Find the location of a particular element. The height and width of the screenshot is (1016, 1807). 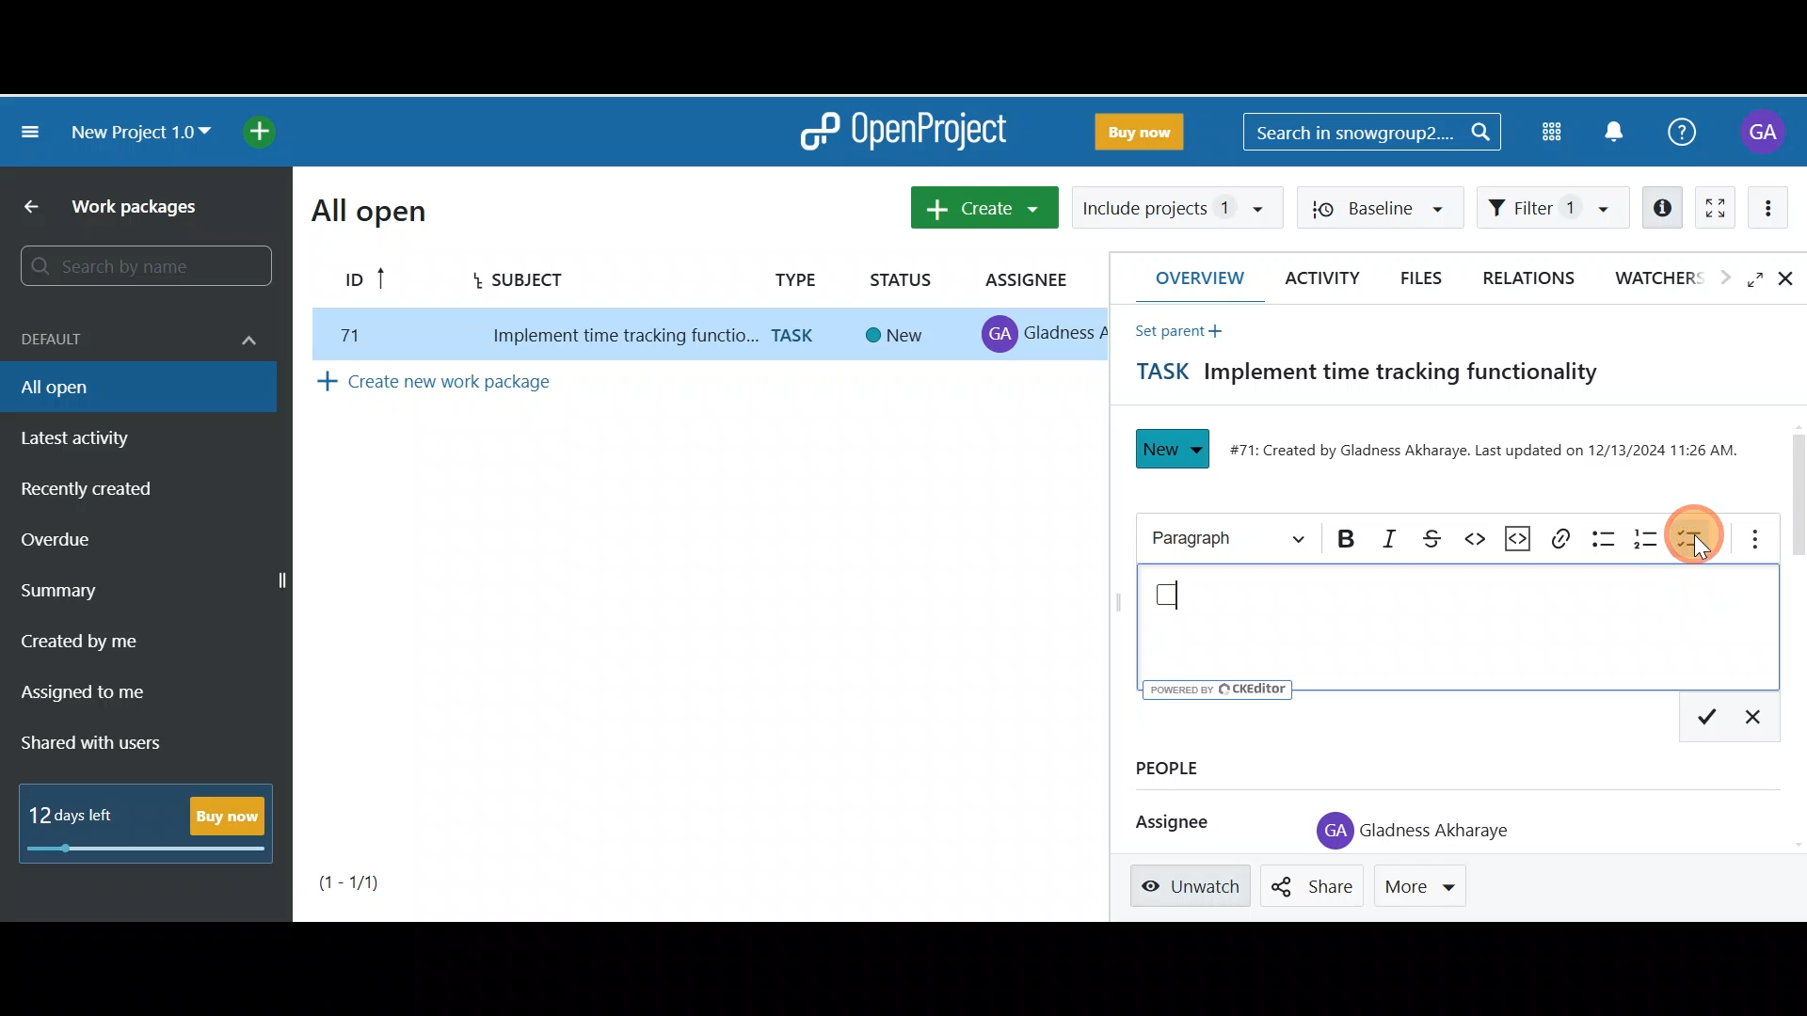

More options is located at coordinates (1747, 536).